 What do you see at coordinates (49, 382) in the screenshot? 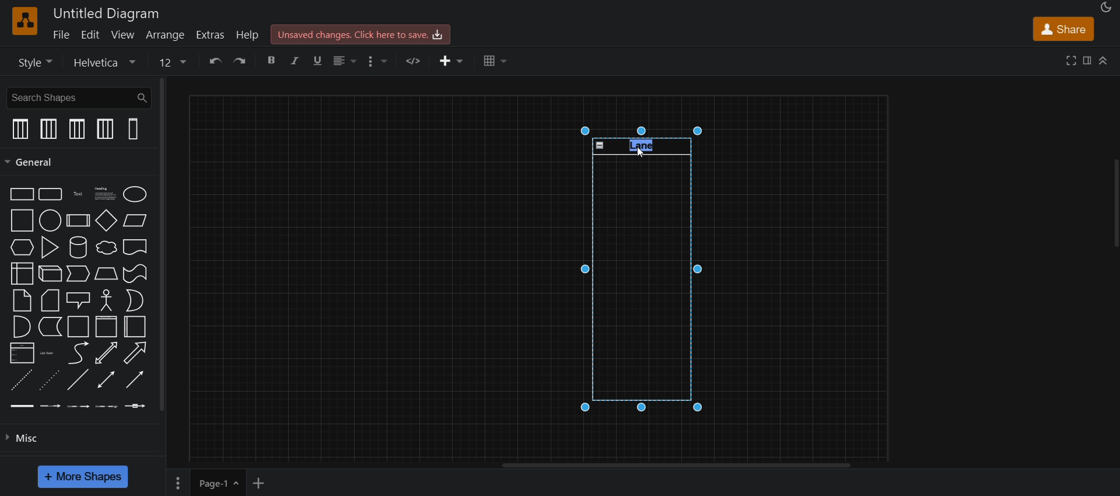
I see `dotted line` at bounding box center [49, 382].